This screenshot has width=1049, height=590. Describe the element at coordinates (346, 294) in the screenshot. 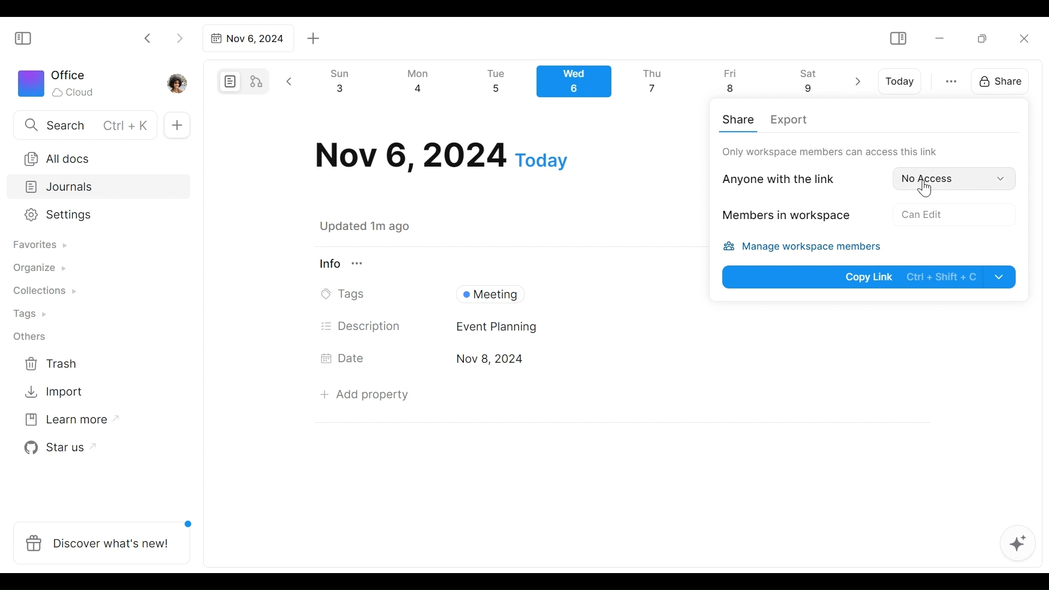

I see `Tags` at that location.